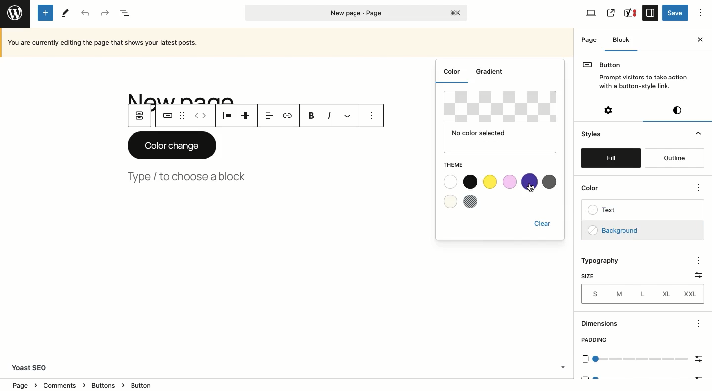  I want to click on XXL, so click(693, 292).